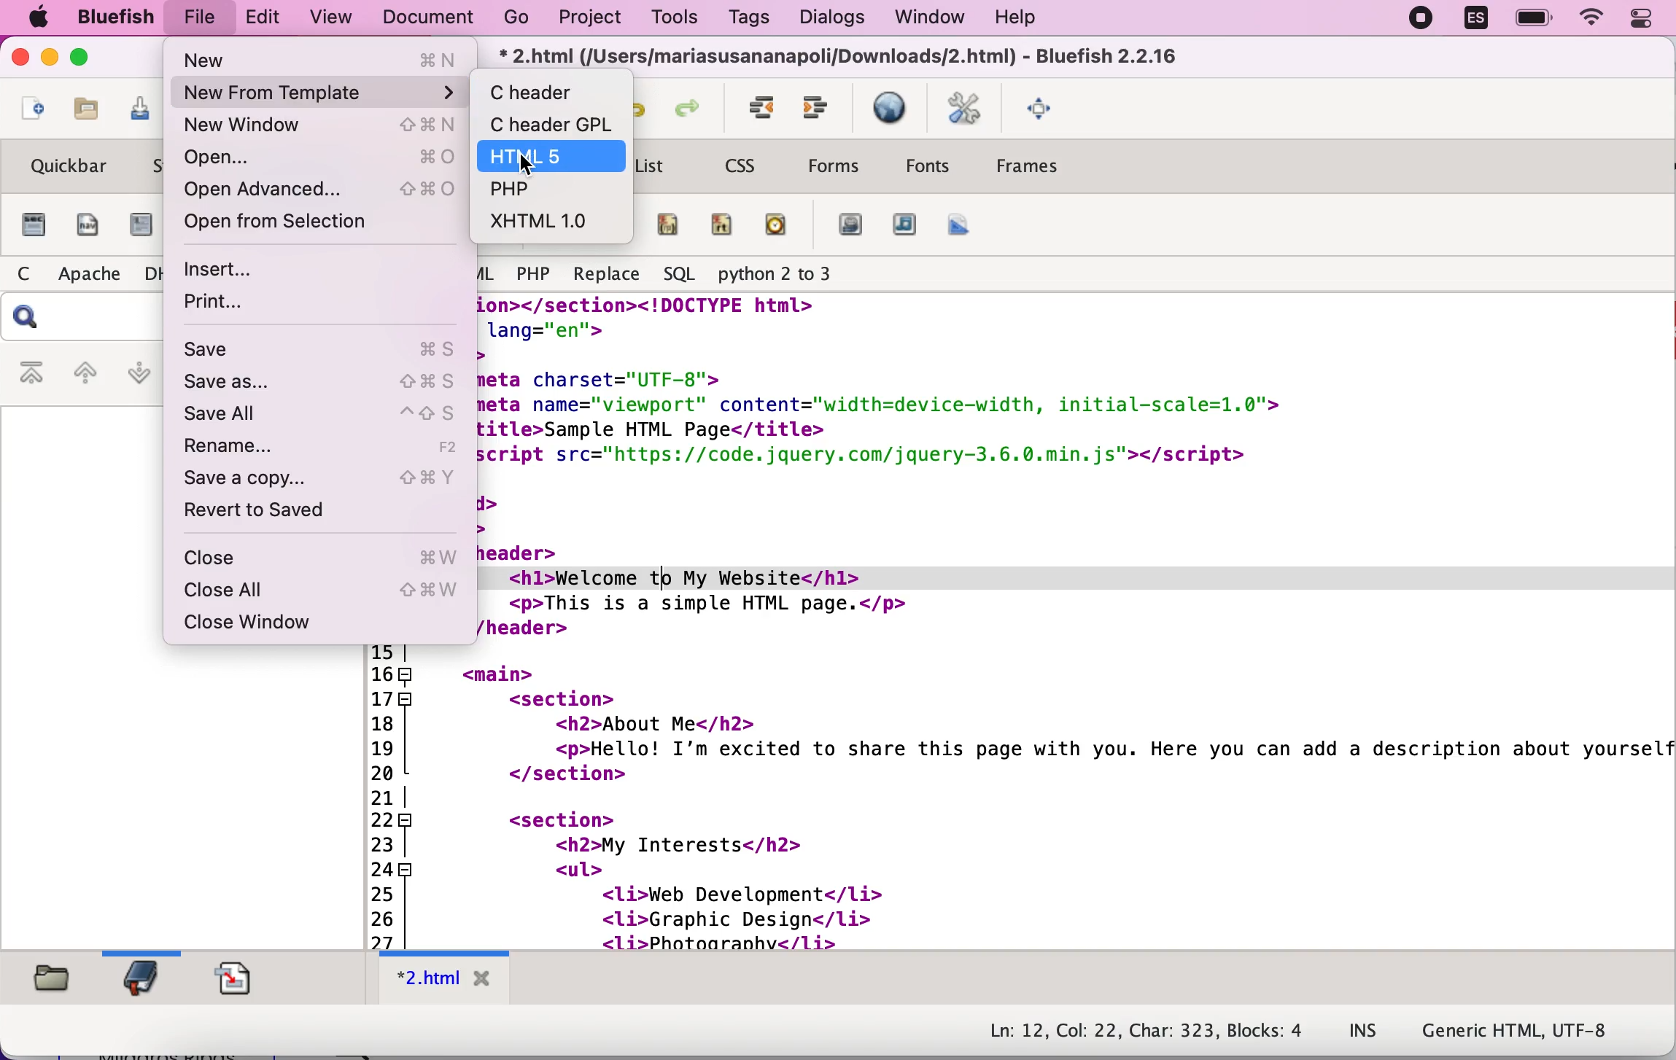  What do you see at coordinates (837, 165) in the screenshot?
I see `forms` at bounding box center [837, 165].